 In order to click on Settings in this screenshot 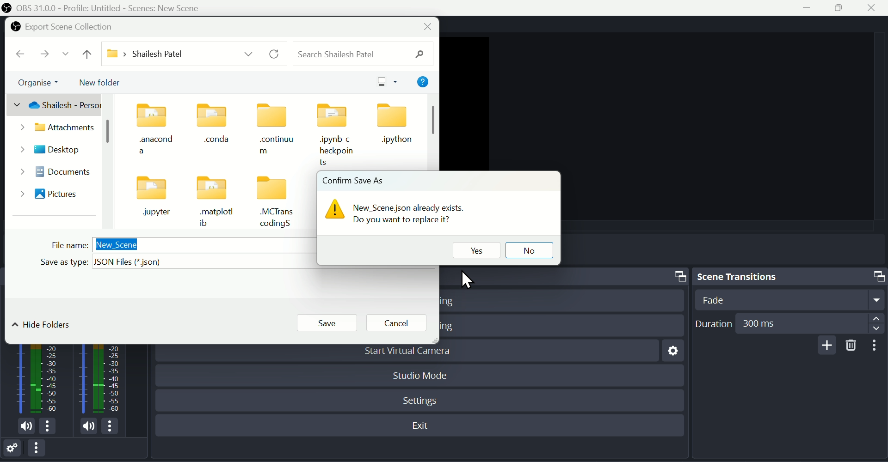, I will do `click(422, 399)`.